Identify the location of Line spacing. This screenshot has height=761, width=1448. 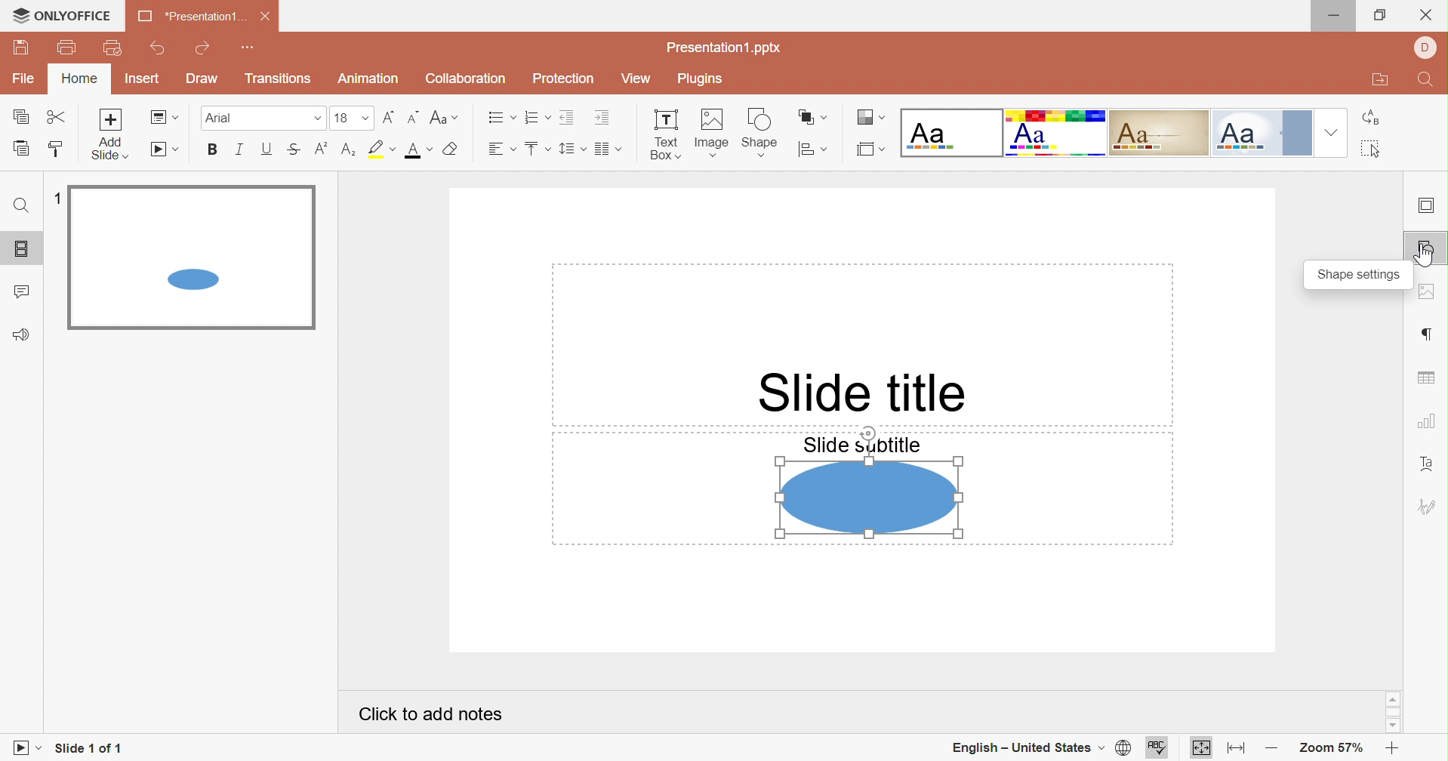
(571, 149).